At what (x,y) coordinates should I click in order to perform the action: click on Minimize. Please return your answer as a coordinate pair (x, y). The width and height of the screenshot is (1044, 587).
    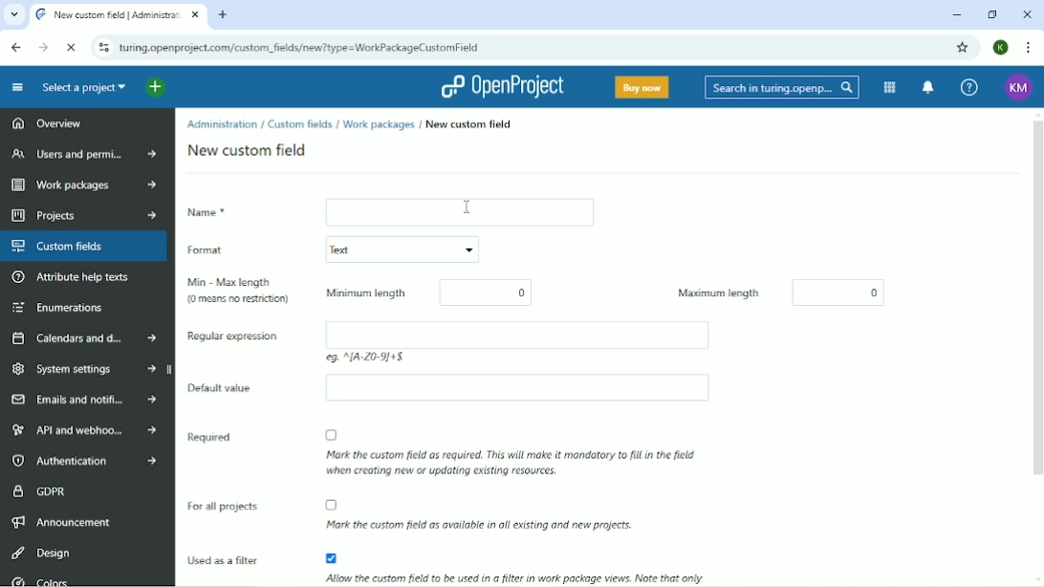
    Looking at the image, I should click on (957, 15).